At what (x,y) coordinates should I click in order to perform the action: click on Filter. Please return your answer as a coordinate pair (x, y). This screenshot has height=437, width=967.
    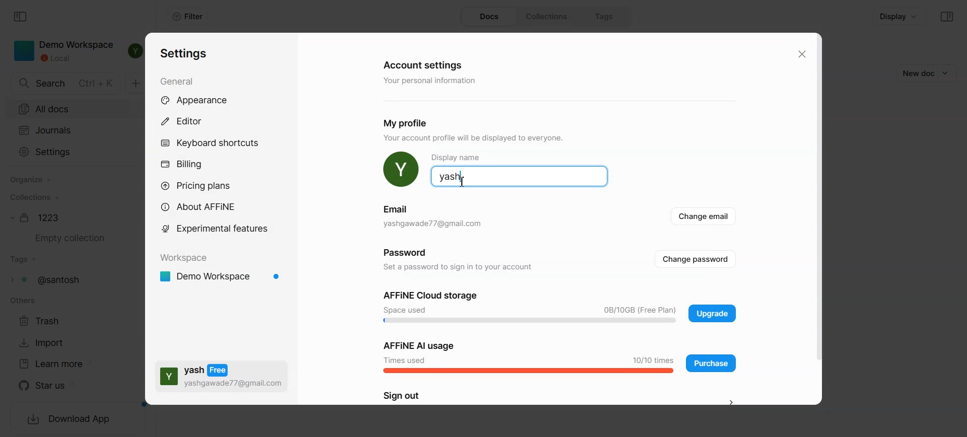
    Looking at the image, I should click on (187, 17).